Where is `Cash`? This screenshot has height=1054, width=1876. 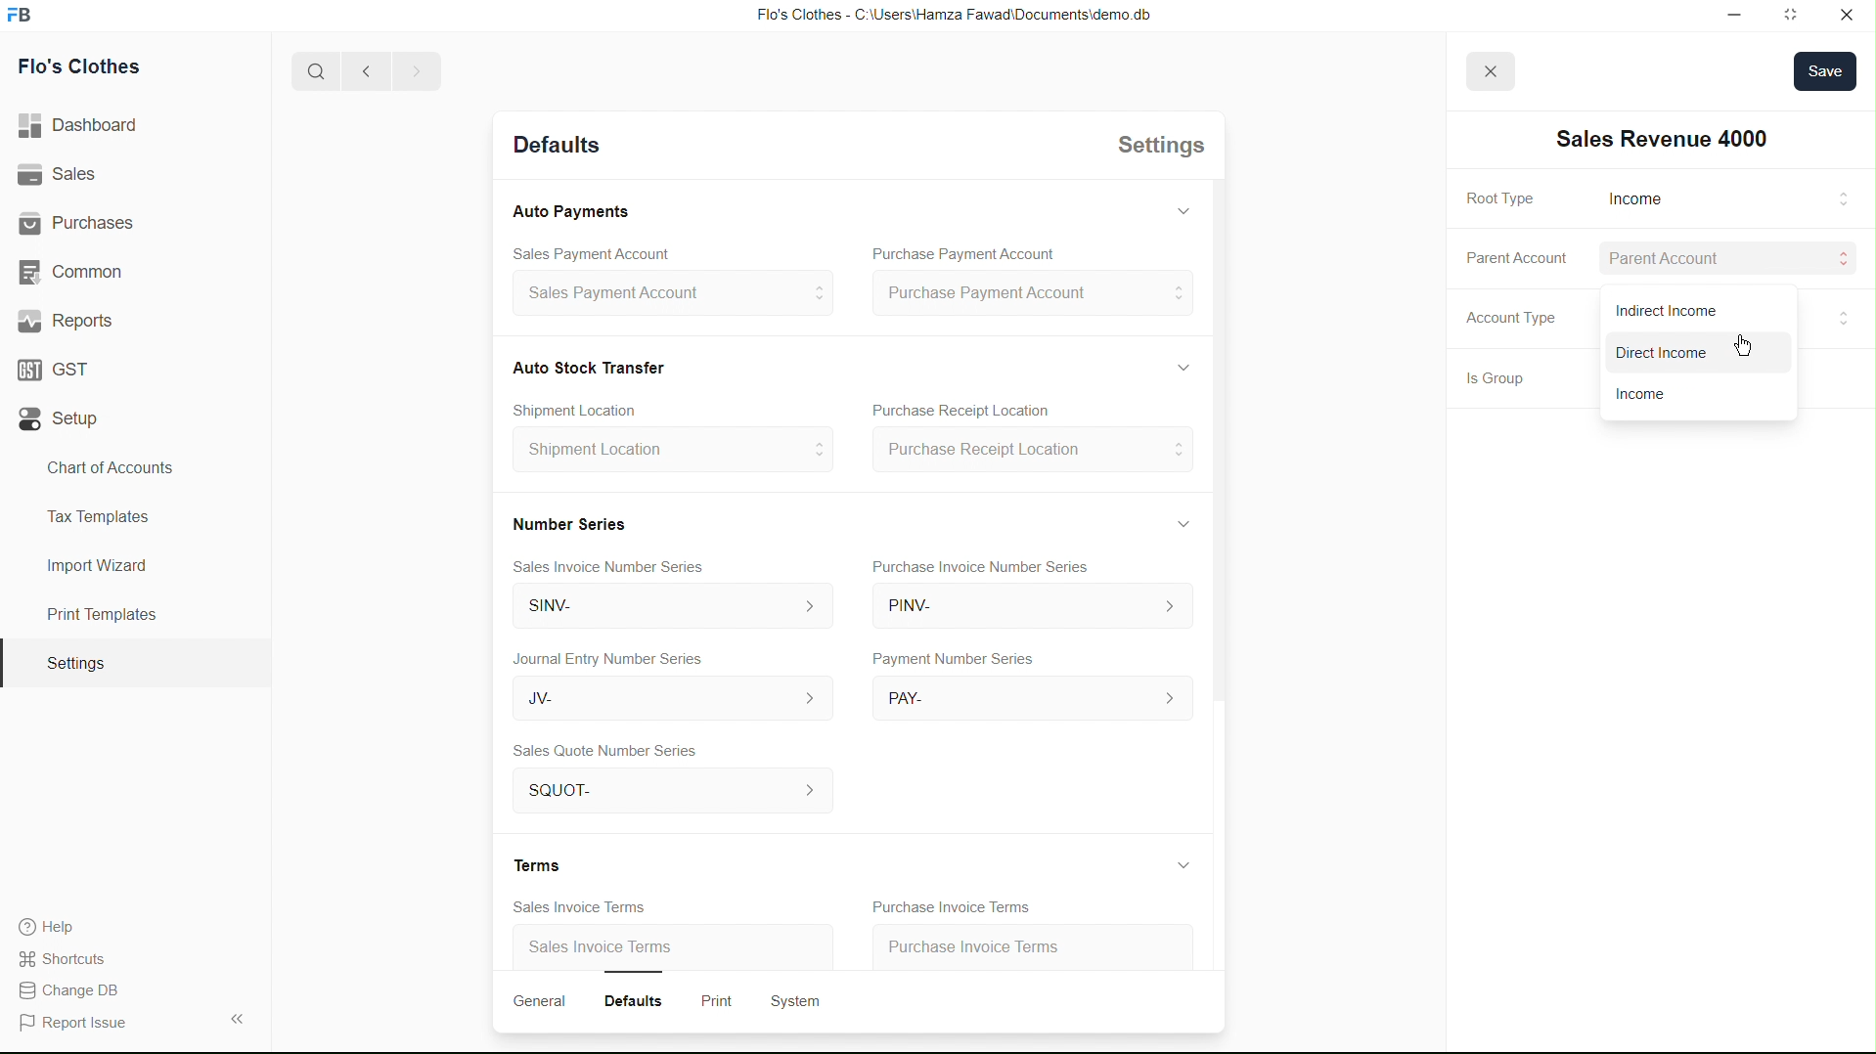
Cash is located at coordinates (590, 366).